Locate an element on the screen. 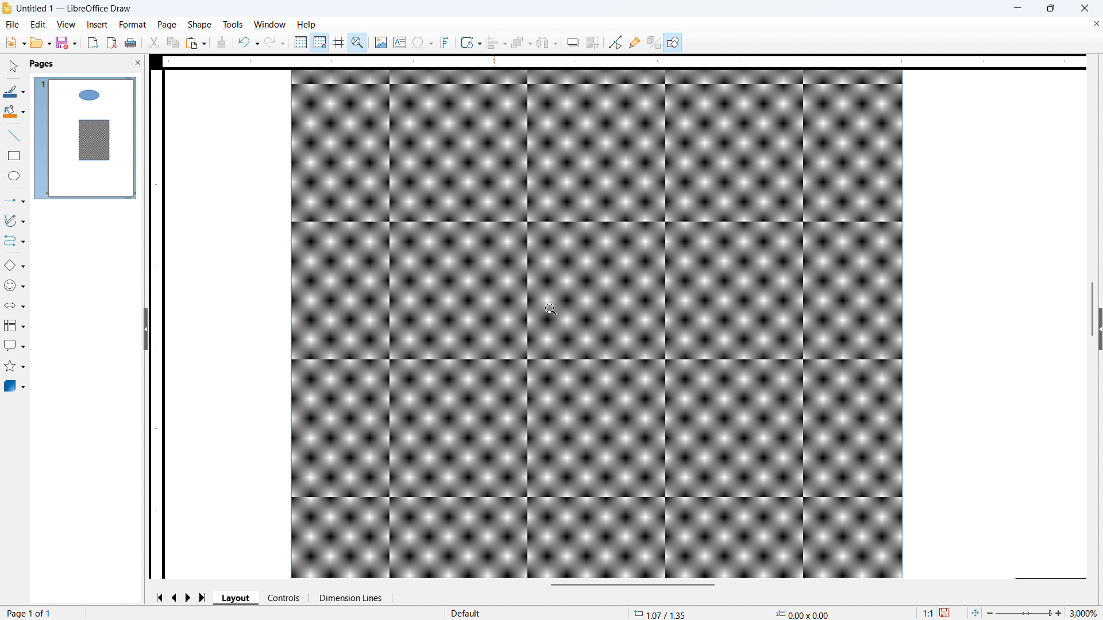 The image size is (1103, 620). Toggle point edit mode  is located at coordinates (615, 42).